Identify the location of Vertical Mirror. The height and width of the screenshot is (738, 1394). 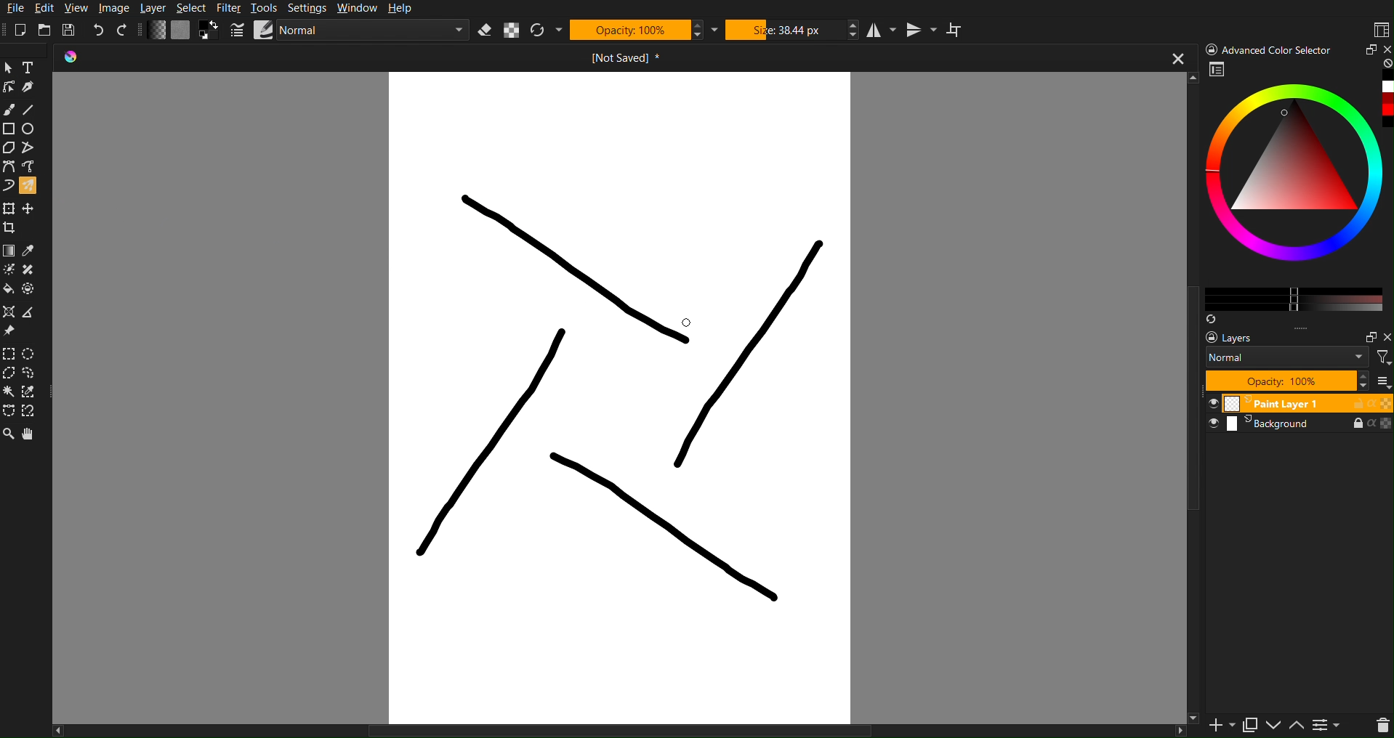
(924, 30).